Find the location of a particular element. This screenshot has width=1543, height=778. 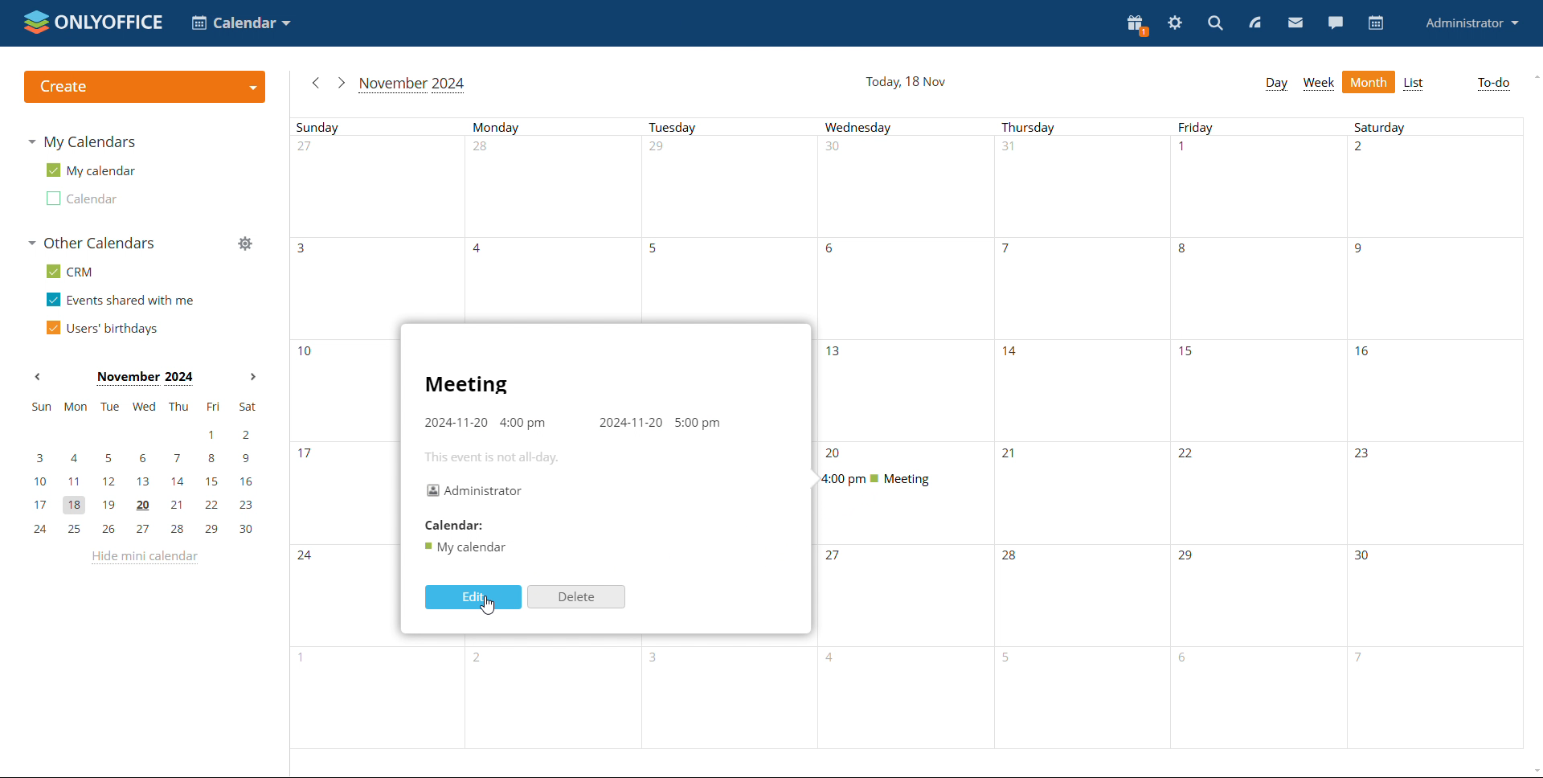

search is located at coordinates (1216, 23).